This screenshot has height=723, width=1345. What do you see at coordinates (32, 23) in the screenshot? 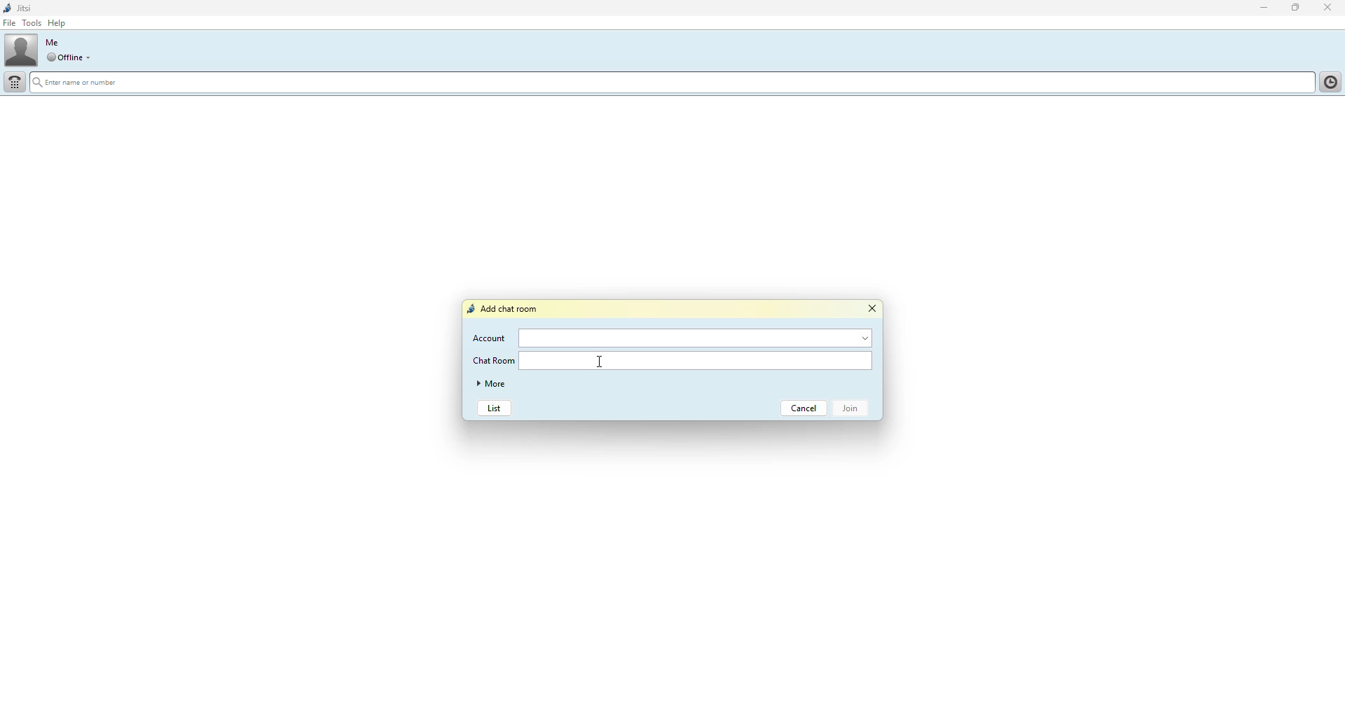
I see `tools` at bounding box center [32, 23].